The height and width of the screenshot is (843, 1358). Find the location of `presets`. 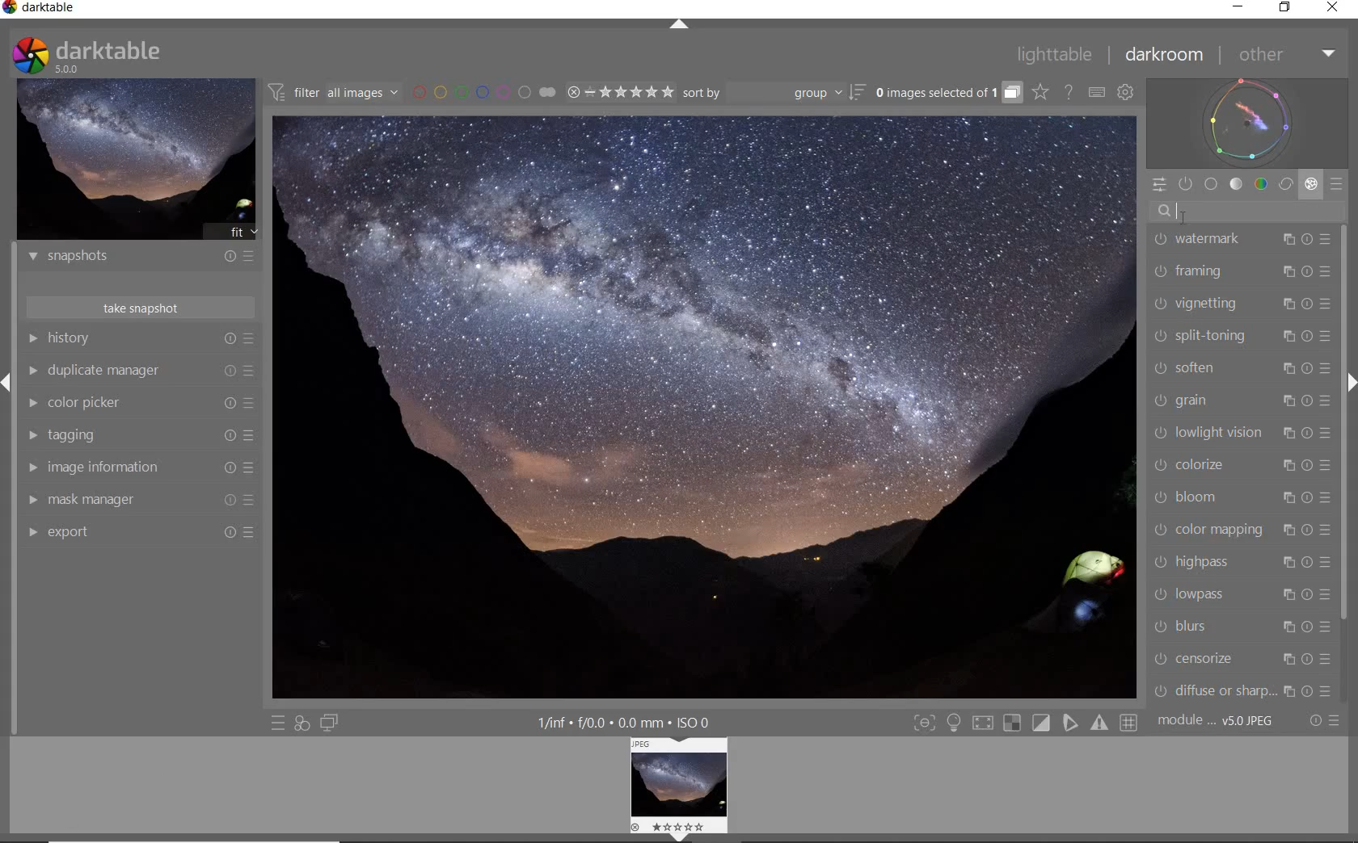

presets is located at coordinates (1330, 693).